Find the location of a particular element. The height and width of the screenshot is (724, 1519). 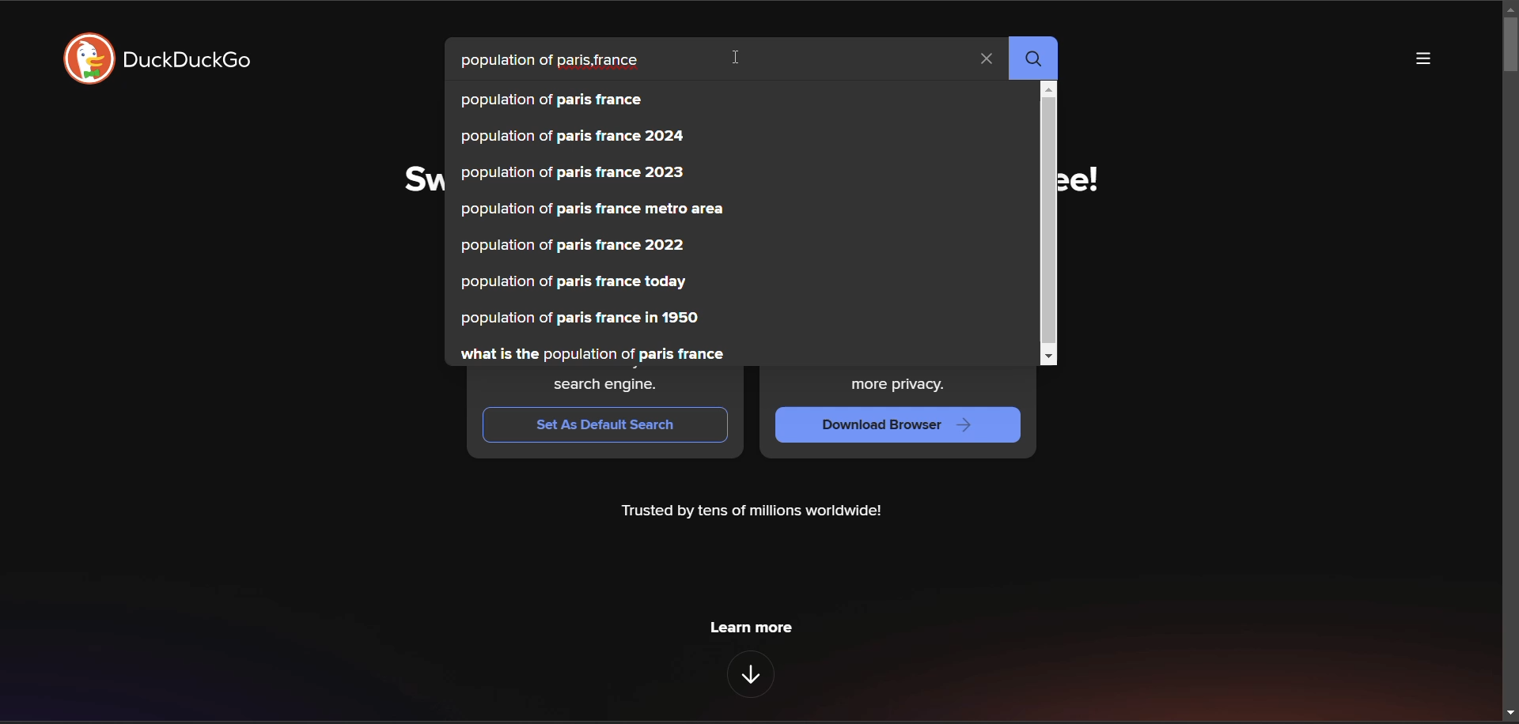

population of paris france in 1950 is located at coordinates (580, 319).